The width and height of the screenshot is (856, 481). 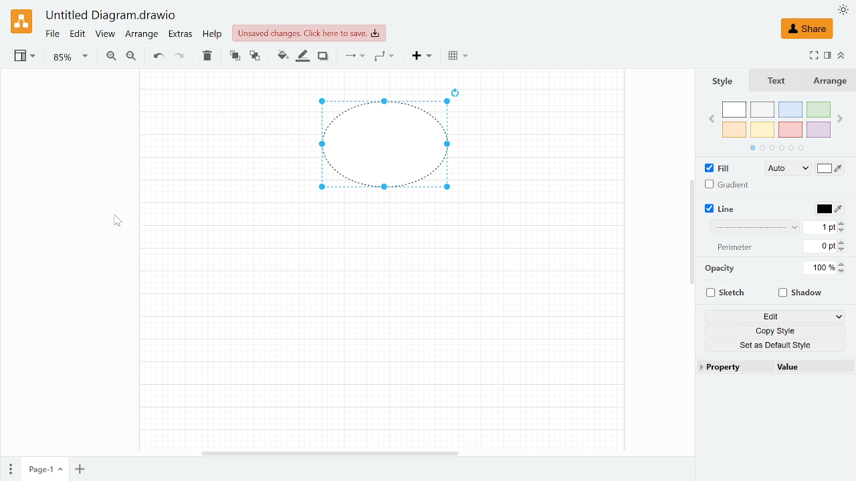 What do you see at coordinates (253, 57) in the screenshot?
I see `To back` at bounding box center [253, 57].